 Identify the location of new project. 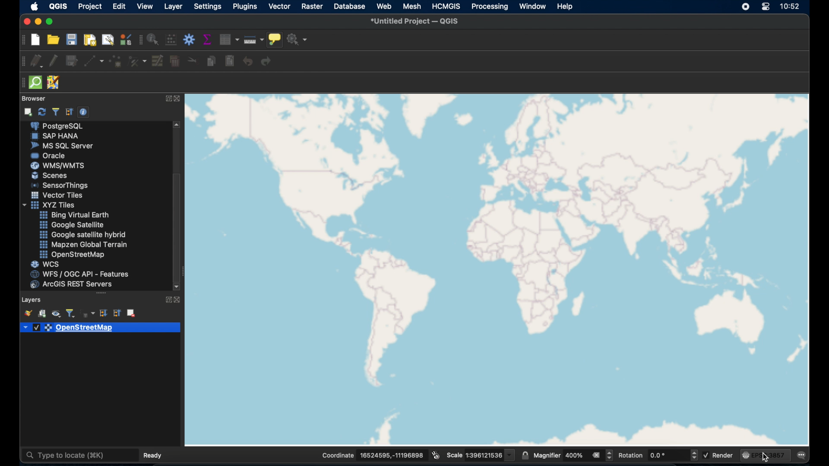
(35, 40).